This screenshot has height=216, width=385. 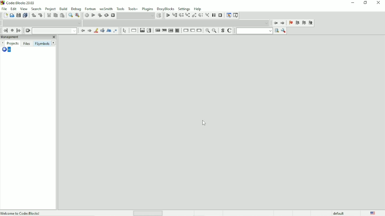 I want to click on Abort, so click(x=113, y=15).